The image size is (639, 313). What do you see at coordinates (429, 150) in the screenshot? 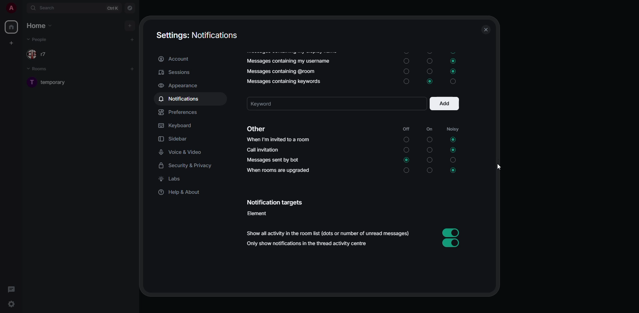
I see `off` at bounding box center [429, 150].